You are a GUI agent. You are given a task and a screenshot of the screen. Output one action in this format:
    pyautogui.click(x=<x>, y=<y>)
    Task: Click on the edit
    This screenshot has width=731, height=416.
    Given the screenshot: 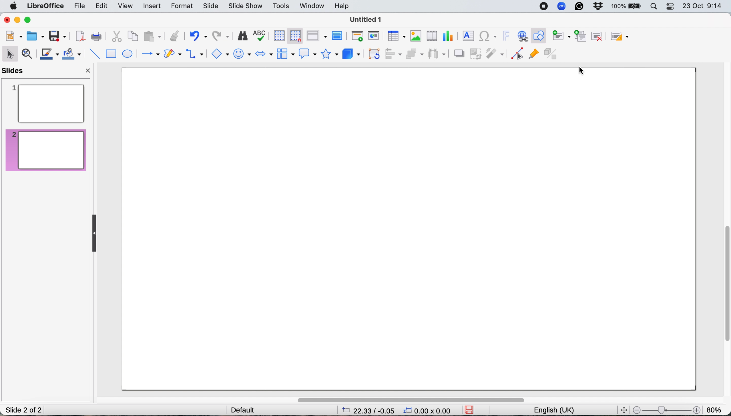 What is the action you would take?
    pyautogui.click(x=103, y=7)
    